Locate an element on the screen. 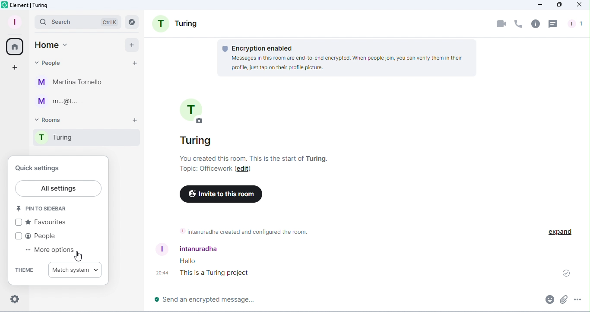 This screenshot has width=590, height=312. PIN to sidebar is located at coordinates (42, 207).